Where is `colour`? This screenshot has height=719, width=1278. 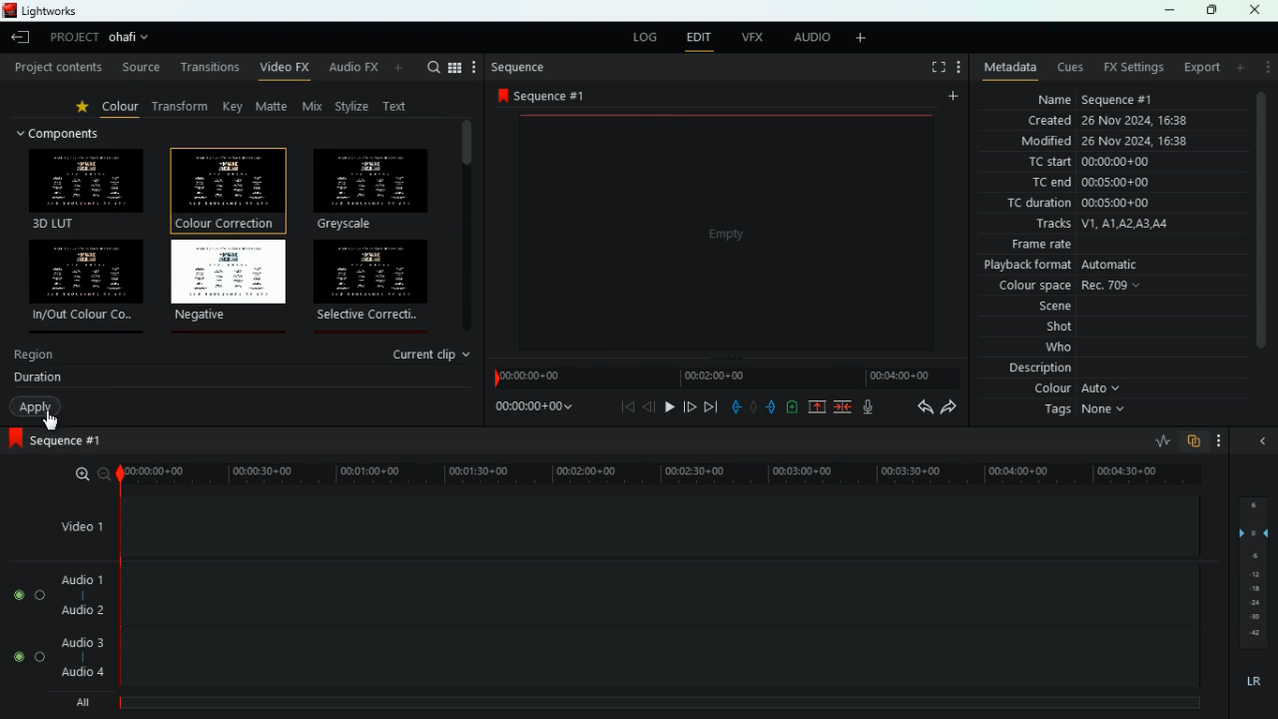 colour is located at coordinates (1081, 391).